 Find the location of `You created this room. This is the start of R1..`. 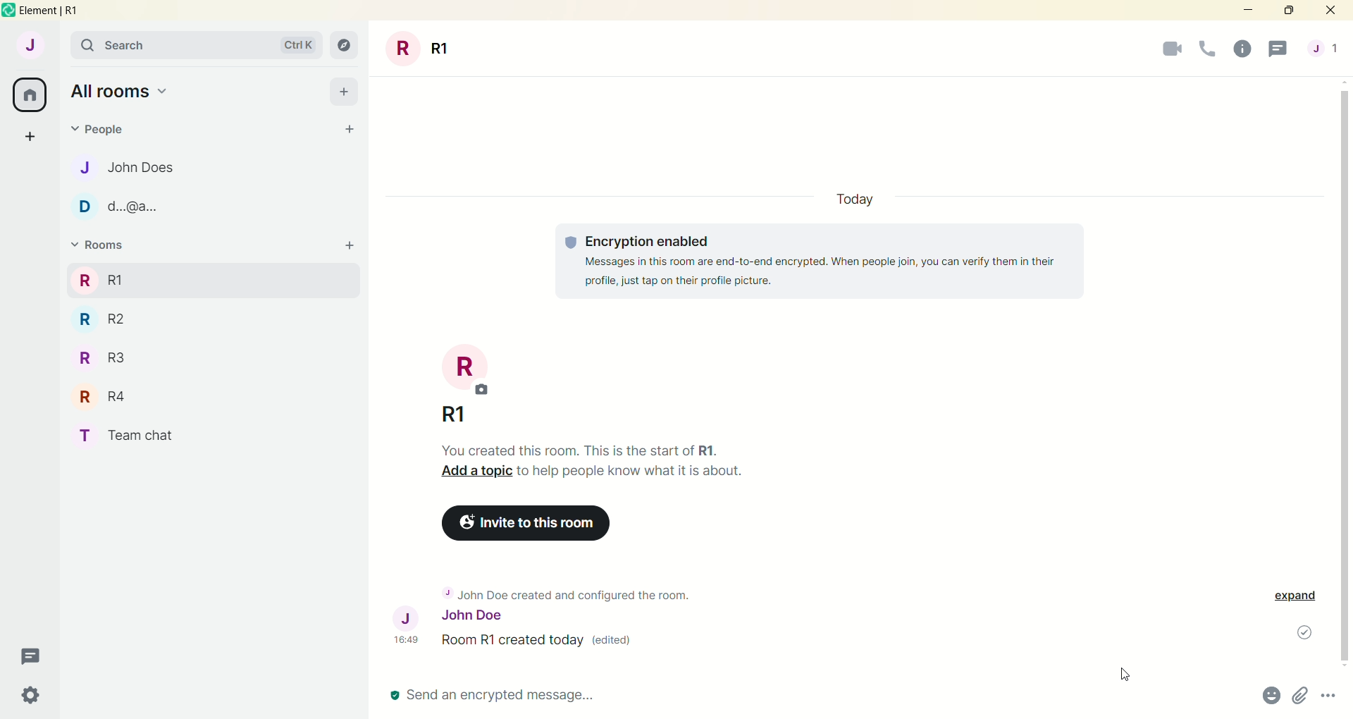

You created this room. This is the start of R1.. is located at coordinates (582, 450).